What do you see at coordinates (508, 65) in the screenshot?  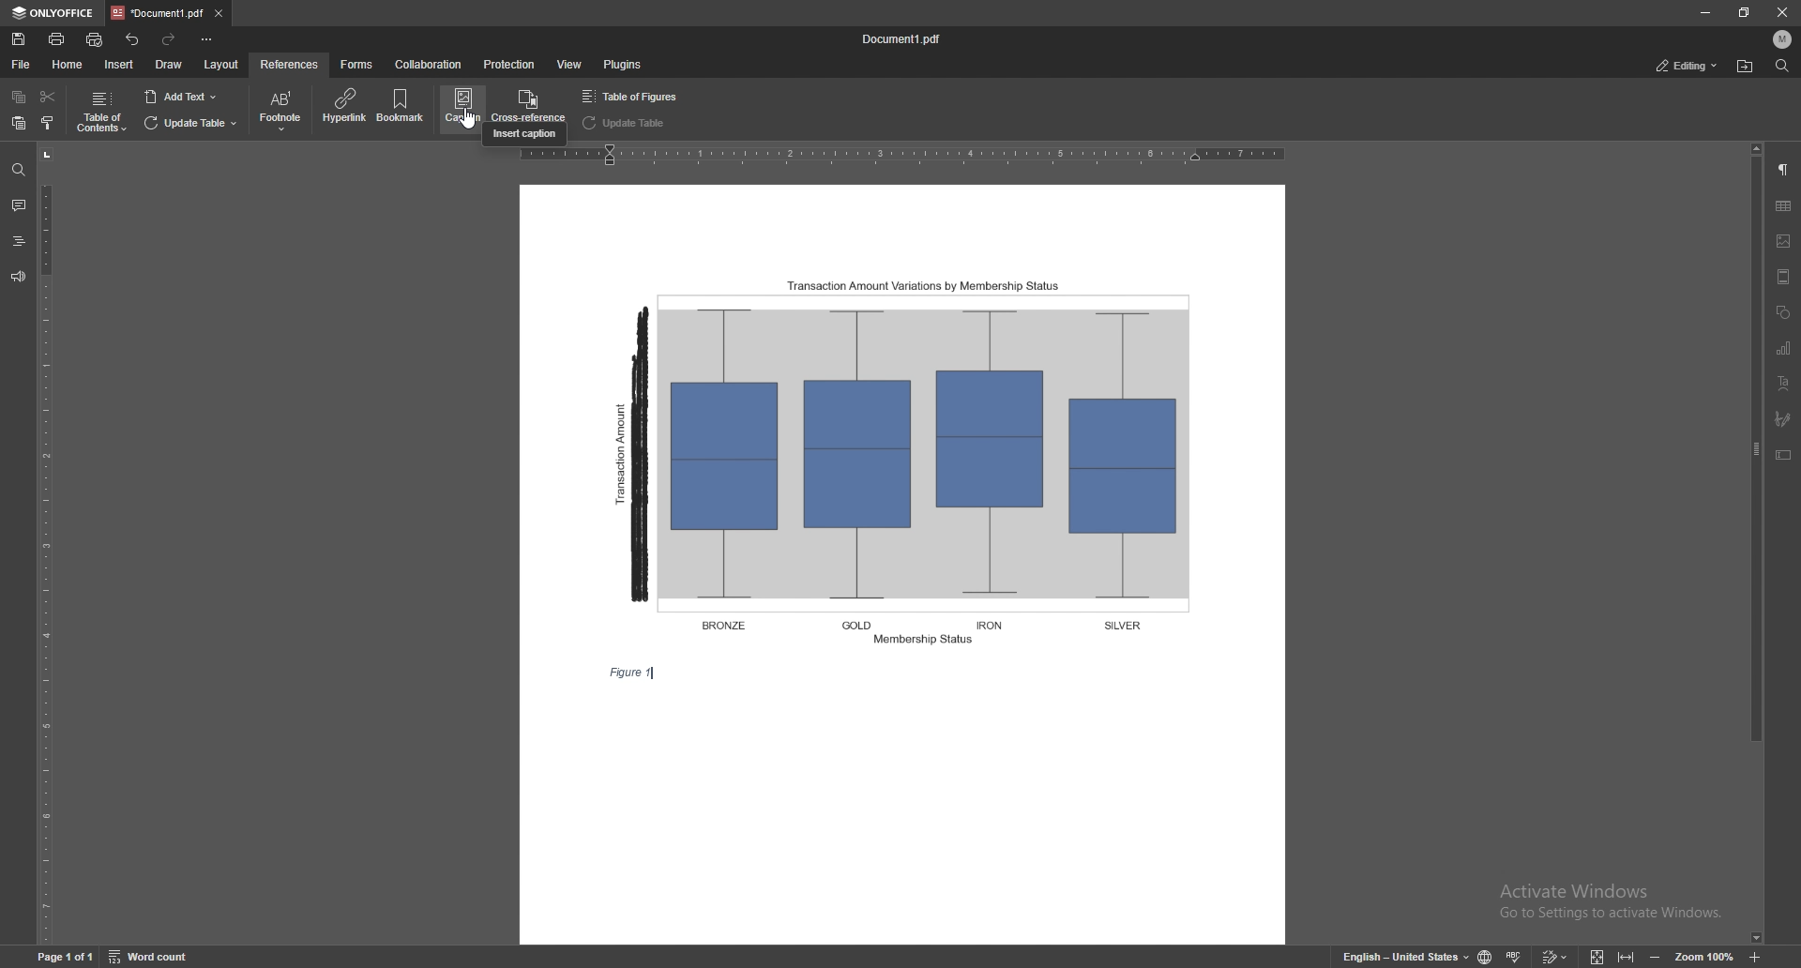 I see `protection` at bounding box center [508, 65].